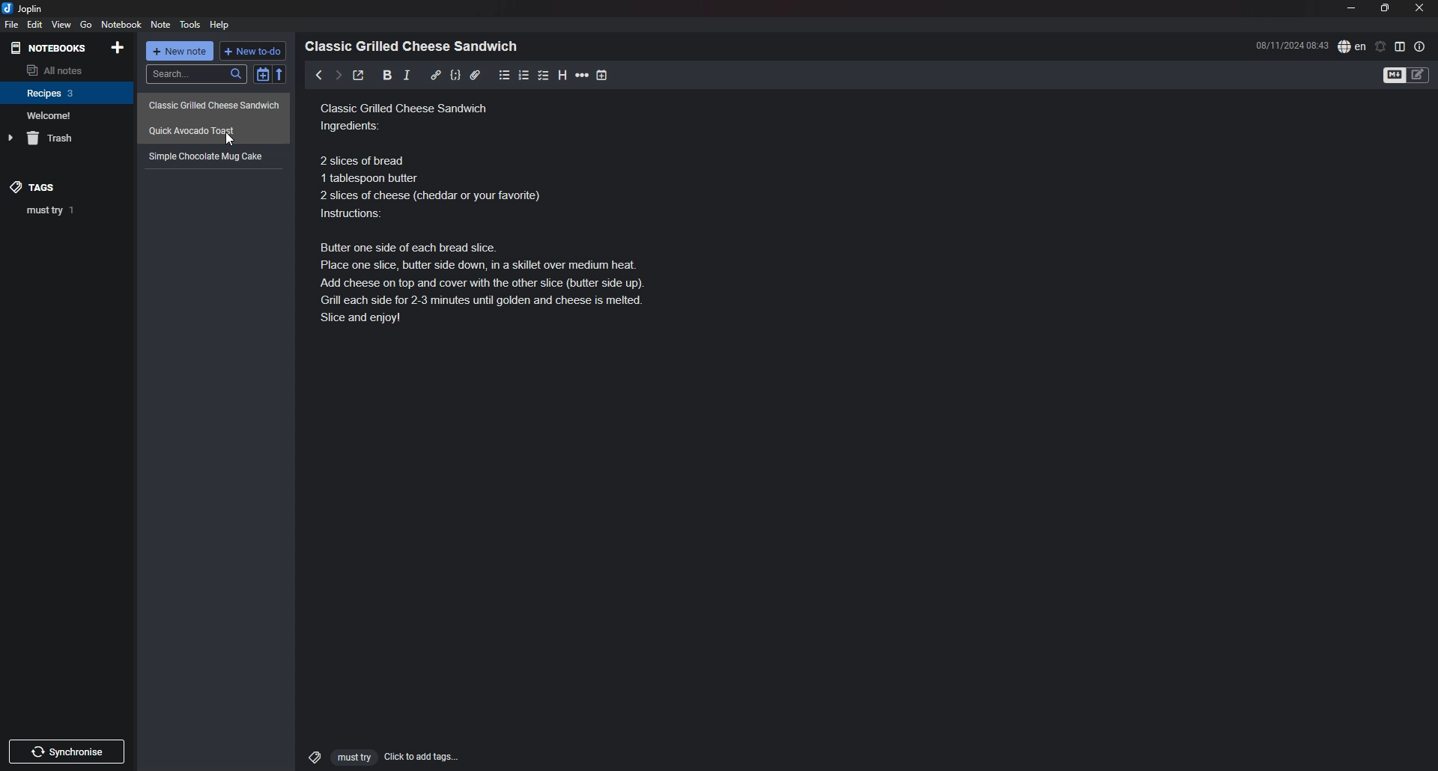 The height and width of the screenshot is (771, 1438). What do you see at coordinates (192, 25) in the screenshot?
I see `tools` at bounding box center [192, 25].